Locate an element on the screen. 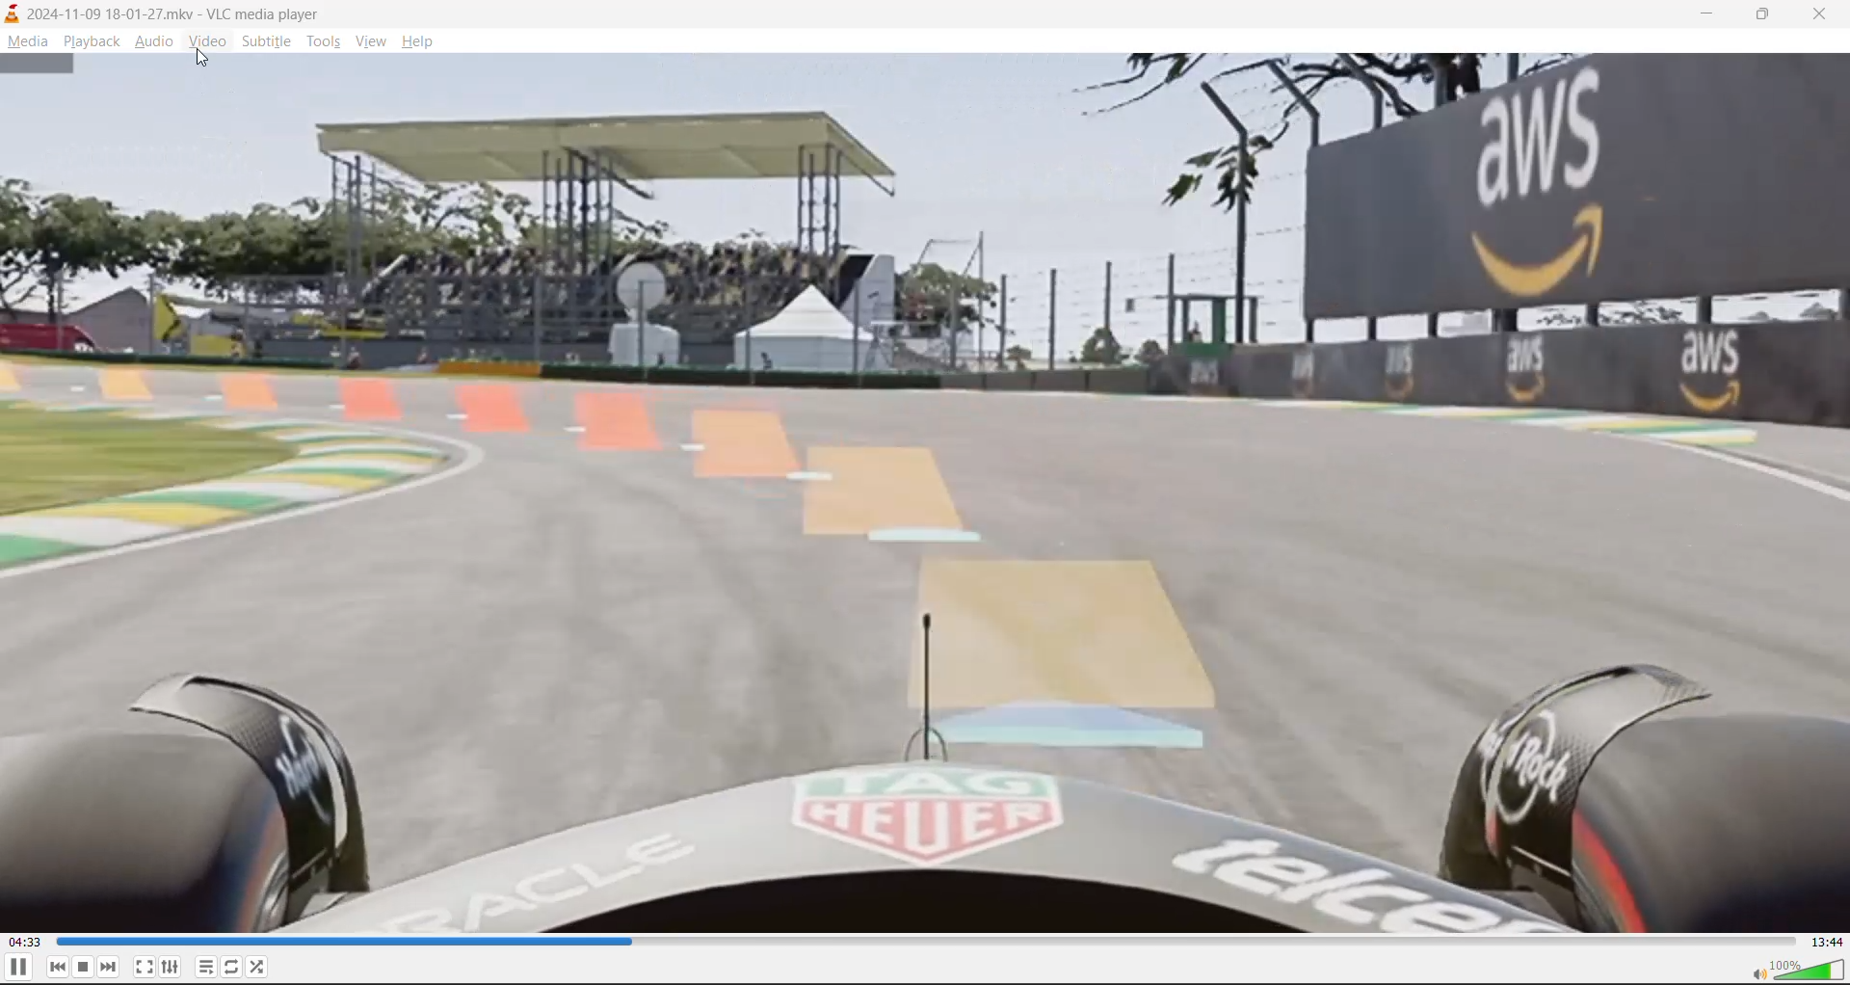  close is located at coordinates (1825, 14).